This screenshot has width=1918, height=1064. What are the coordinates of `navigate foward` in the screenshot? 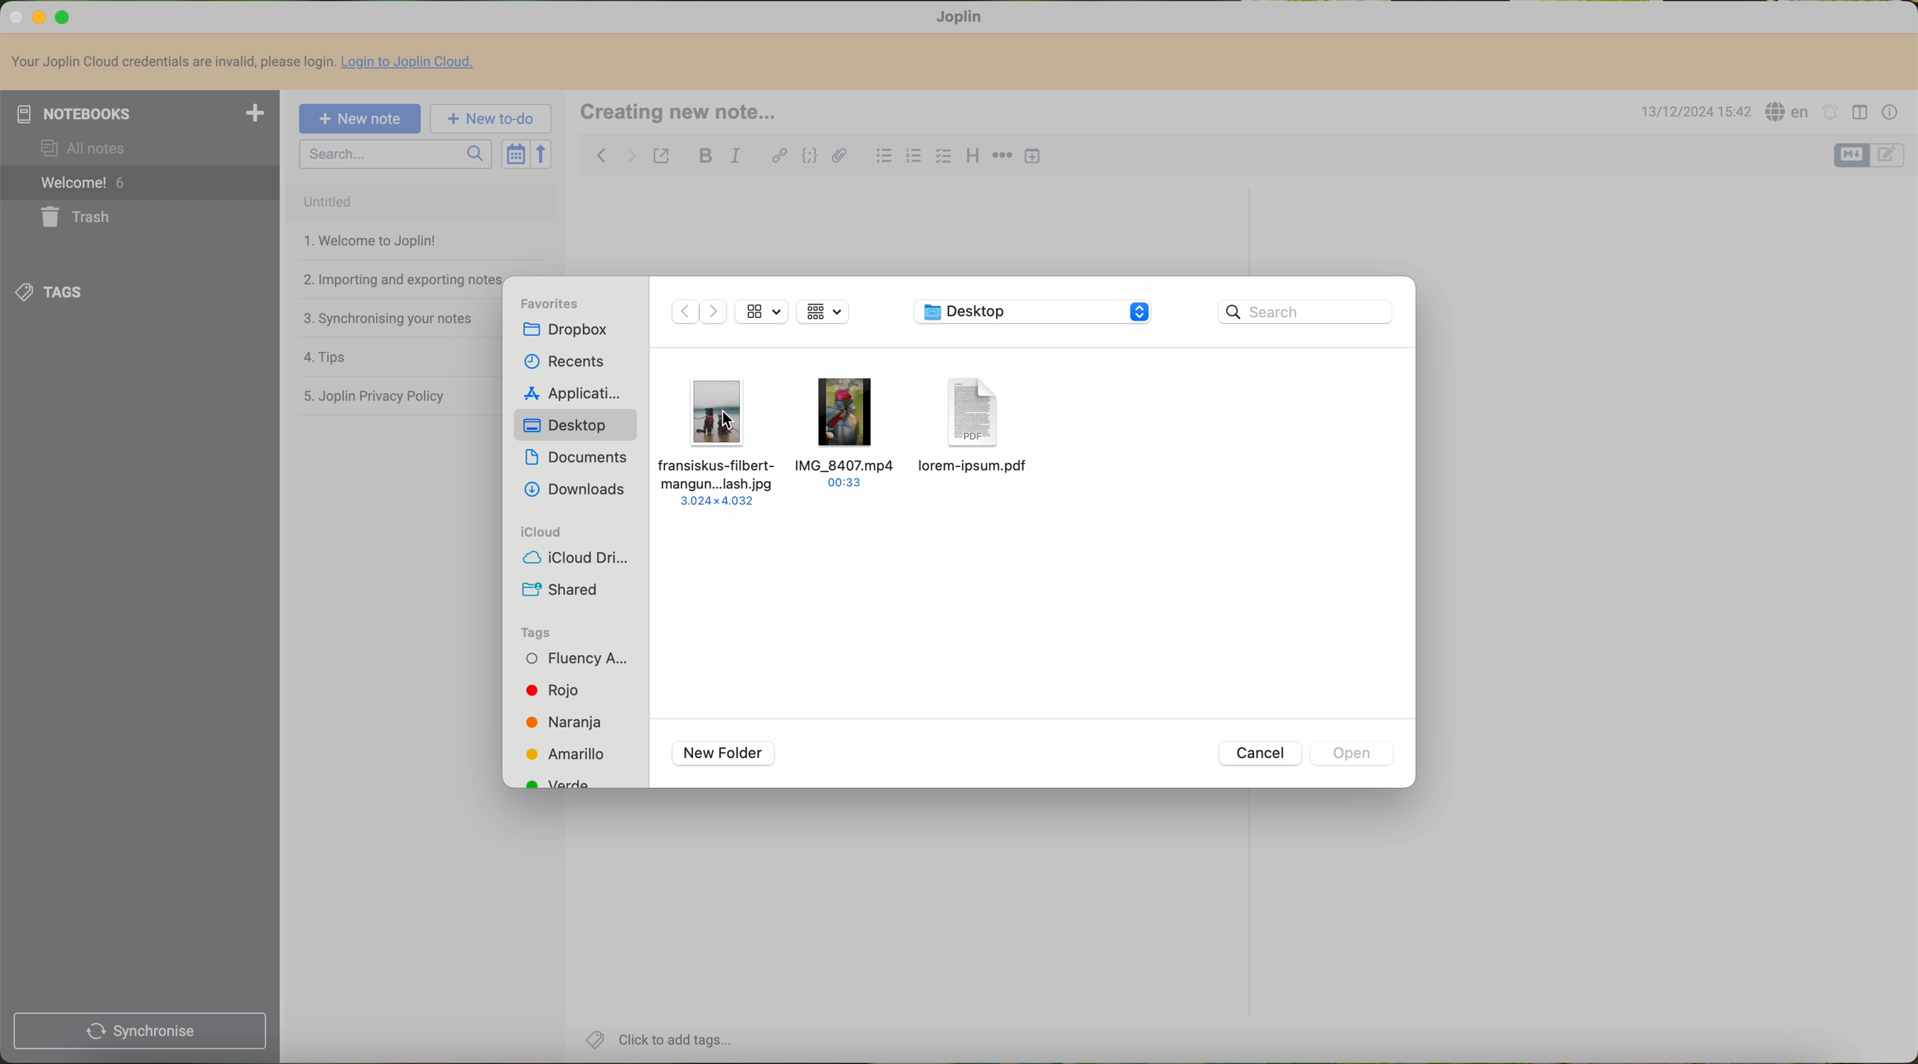 It's located at (631, 156).